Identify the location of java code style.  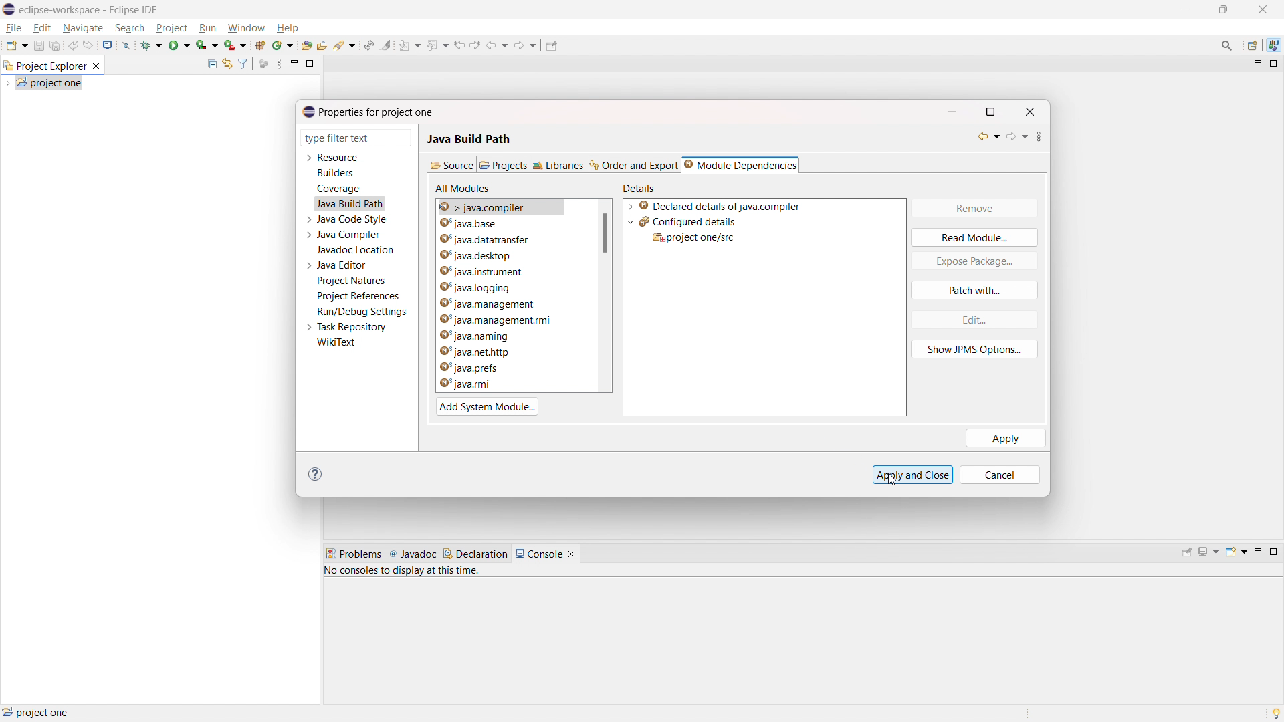
(353, 219).